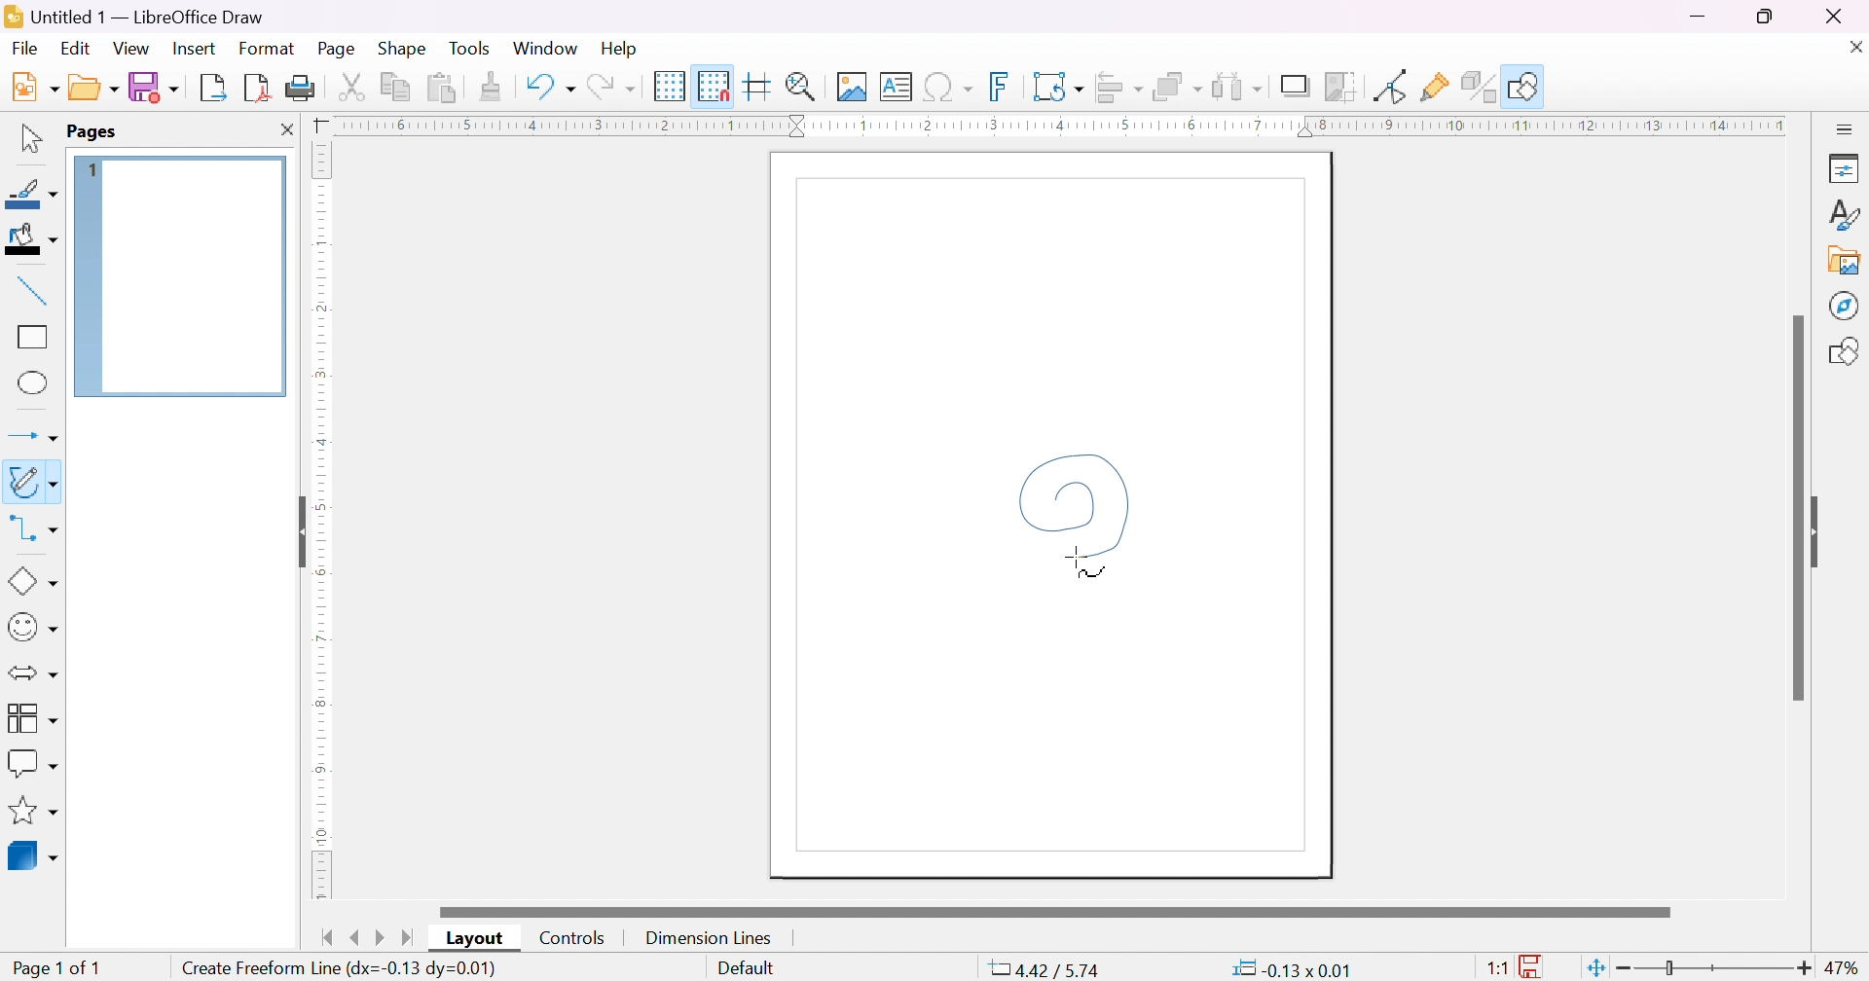  I want to click on select at least three objects to distribute, so click(1237, 87).